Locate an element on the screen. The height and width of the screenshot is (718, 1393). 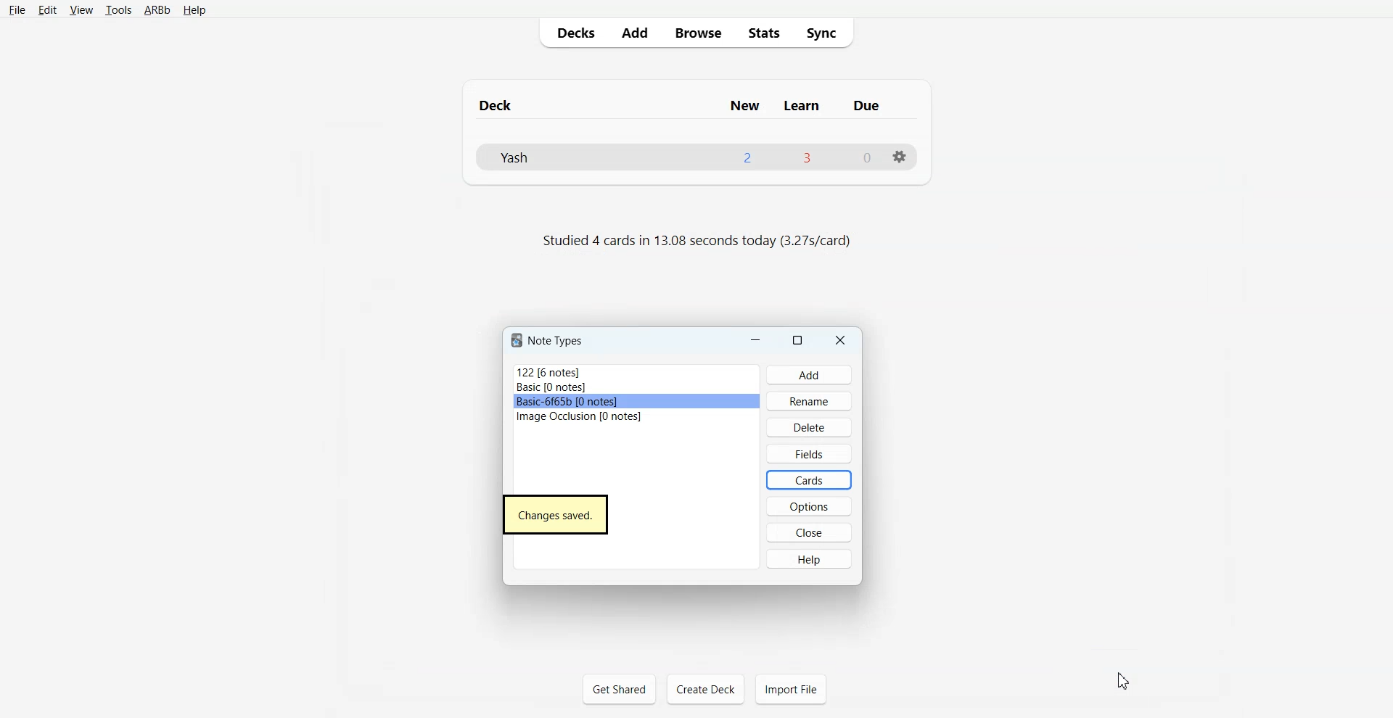
Text 2 is located at coordinates (695, 243).